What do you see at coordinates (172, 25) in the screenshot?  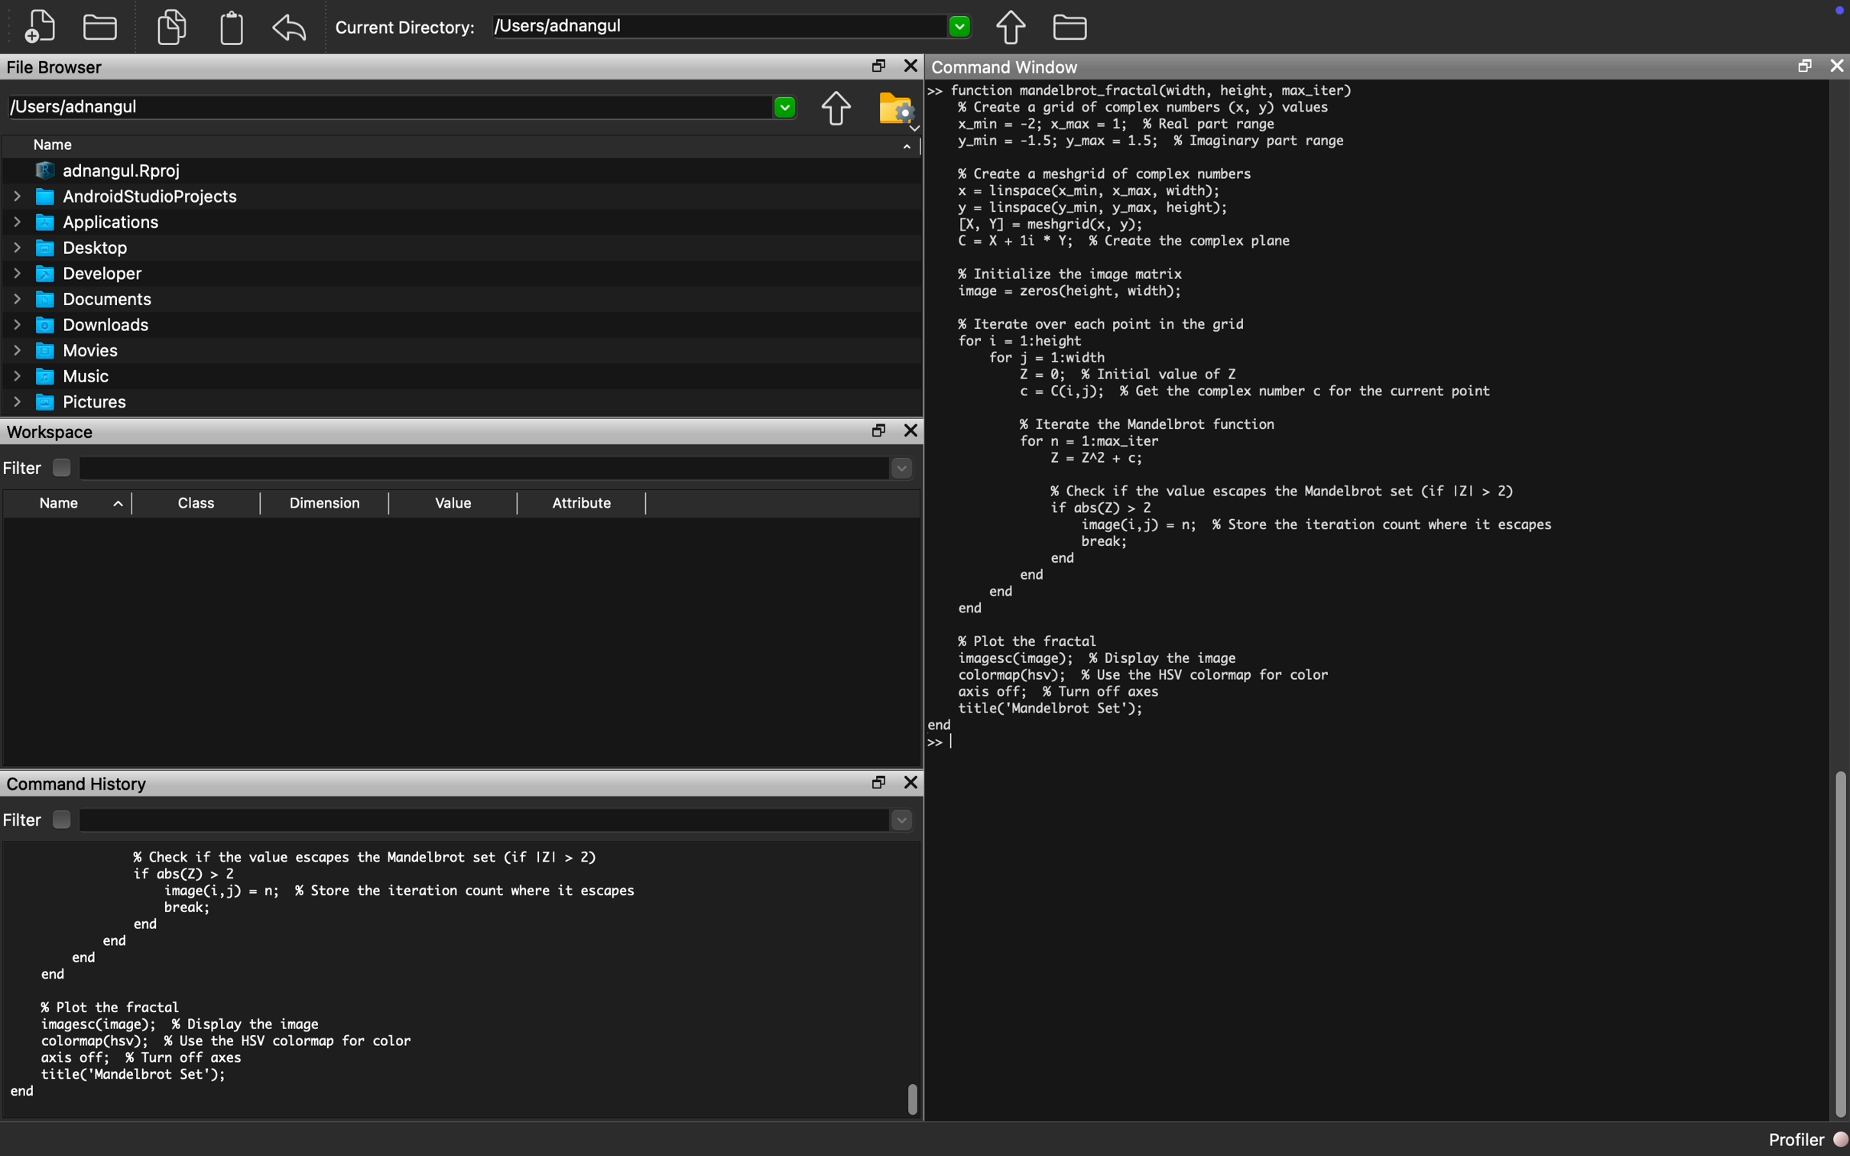 I see `Copy` at bounding box center [172, 25].